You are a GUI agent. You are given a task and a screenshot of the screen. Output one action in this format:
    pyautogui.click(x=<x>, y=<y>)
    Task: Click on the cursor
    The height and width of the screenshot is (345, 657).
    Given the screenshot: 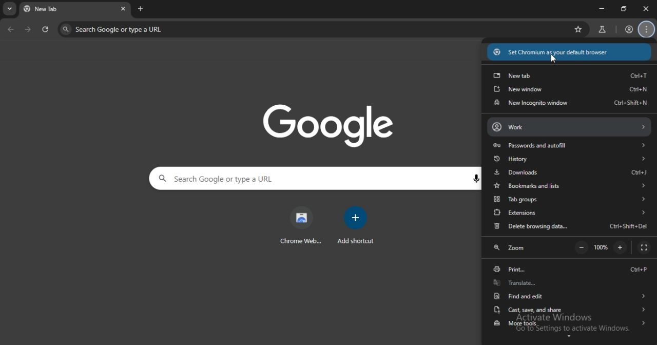 What is the action you would take?
    pyautogui.click(x=551, y=60)
    